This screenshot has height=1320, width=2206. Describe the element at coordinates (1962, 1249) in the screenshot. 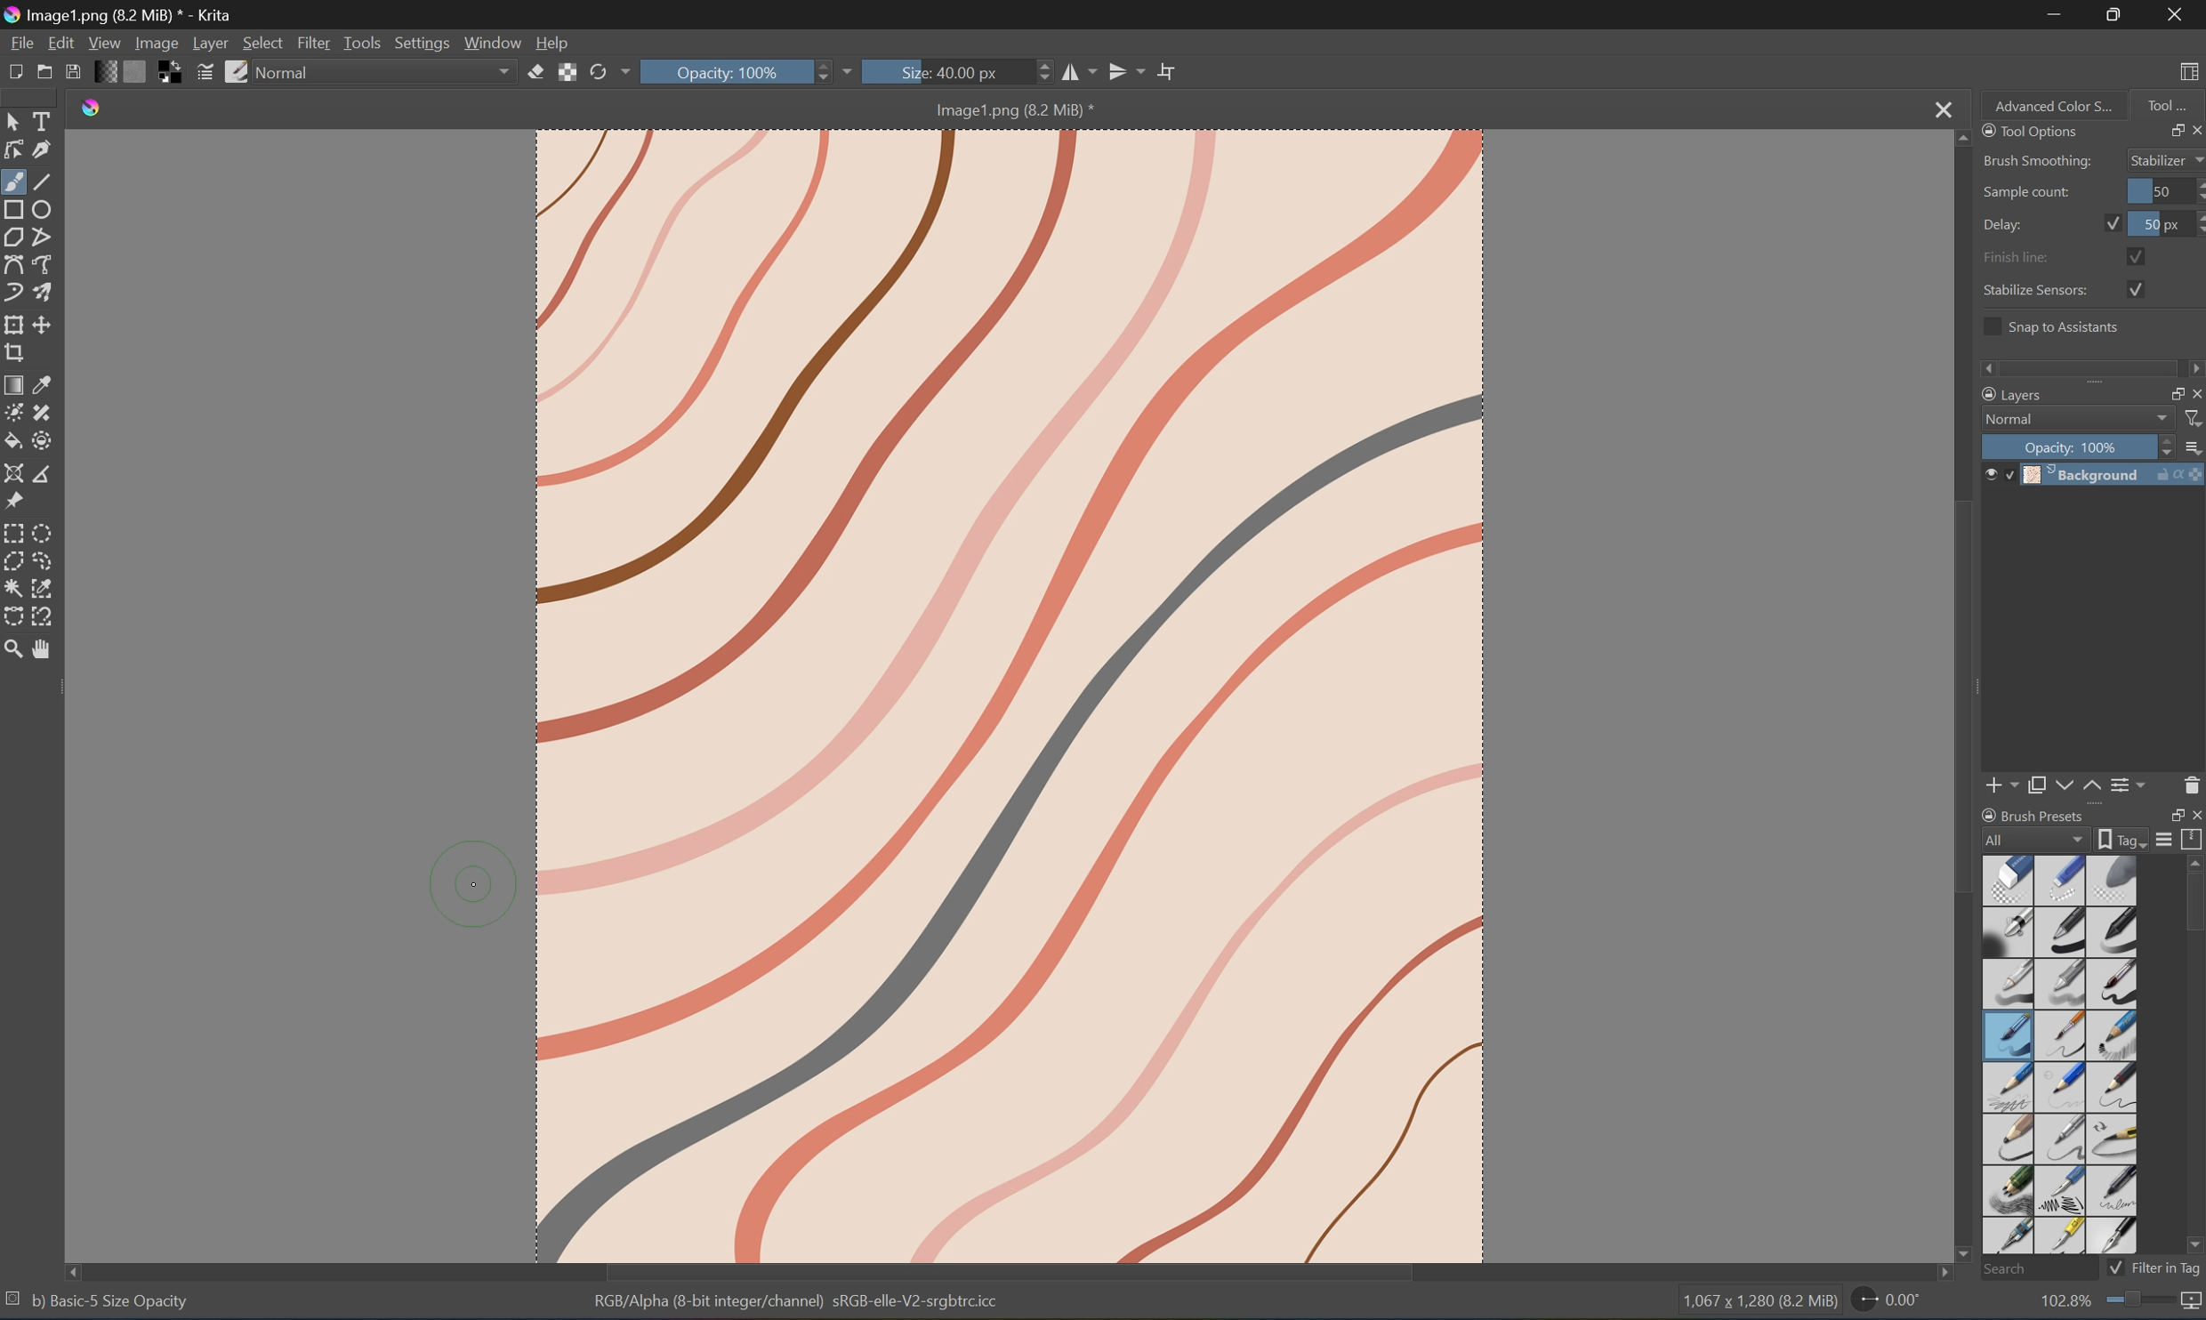

I see `Scroll Down` at that location.